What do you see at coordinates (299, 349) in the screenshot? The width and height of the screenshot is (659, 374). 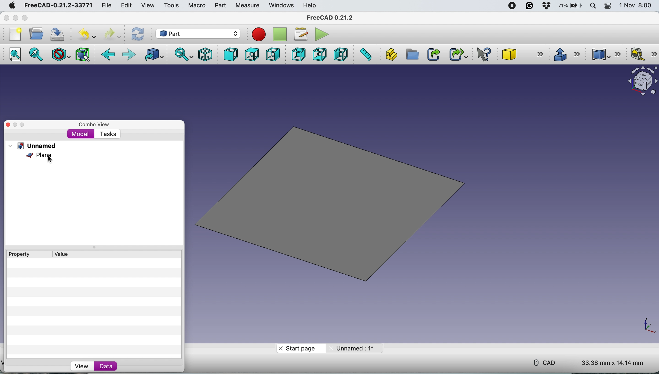 I see `start page` at bounding box center [299, 349].